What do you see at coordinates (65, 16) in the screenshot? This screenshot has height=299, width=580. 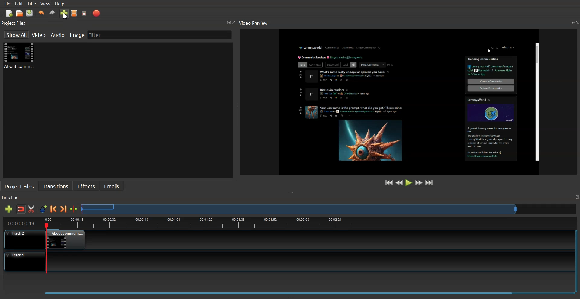 I see `Cursor` at bounding box center [65, 16].